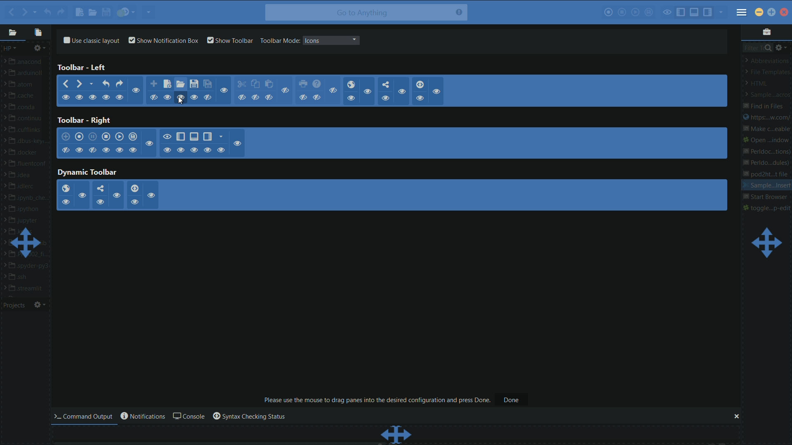  What do you see at coordinates (94, 97) in the screenshot?
I see `show/hide` at bounding box center [94, 97].